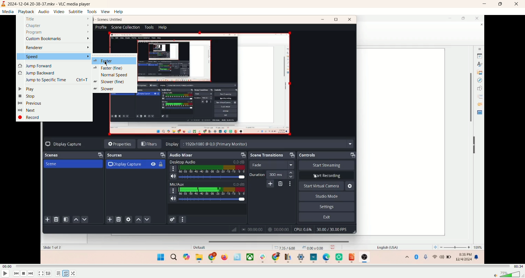  I want to click on subtitle, so click(75, 11).